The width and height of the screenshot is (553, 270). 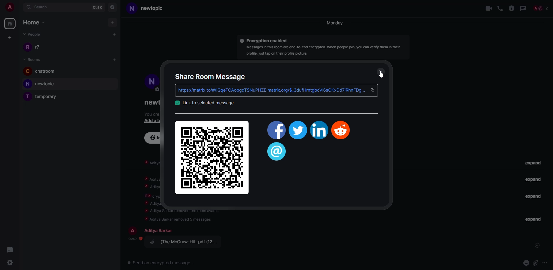 What do you see at coordinates (213, 157) in the screenshot?
I see `qr` at bounding box center [213, 157].